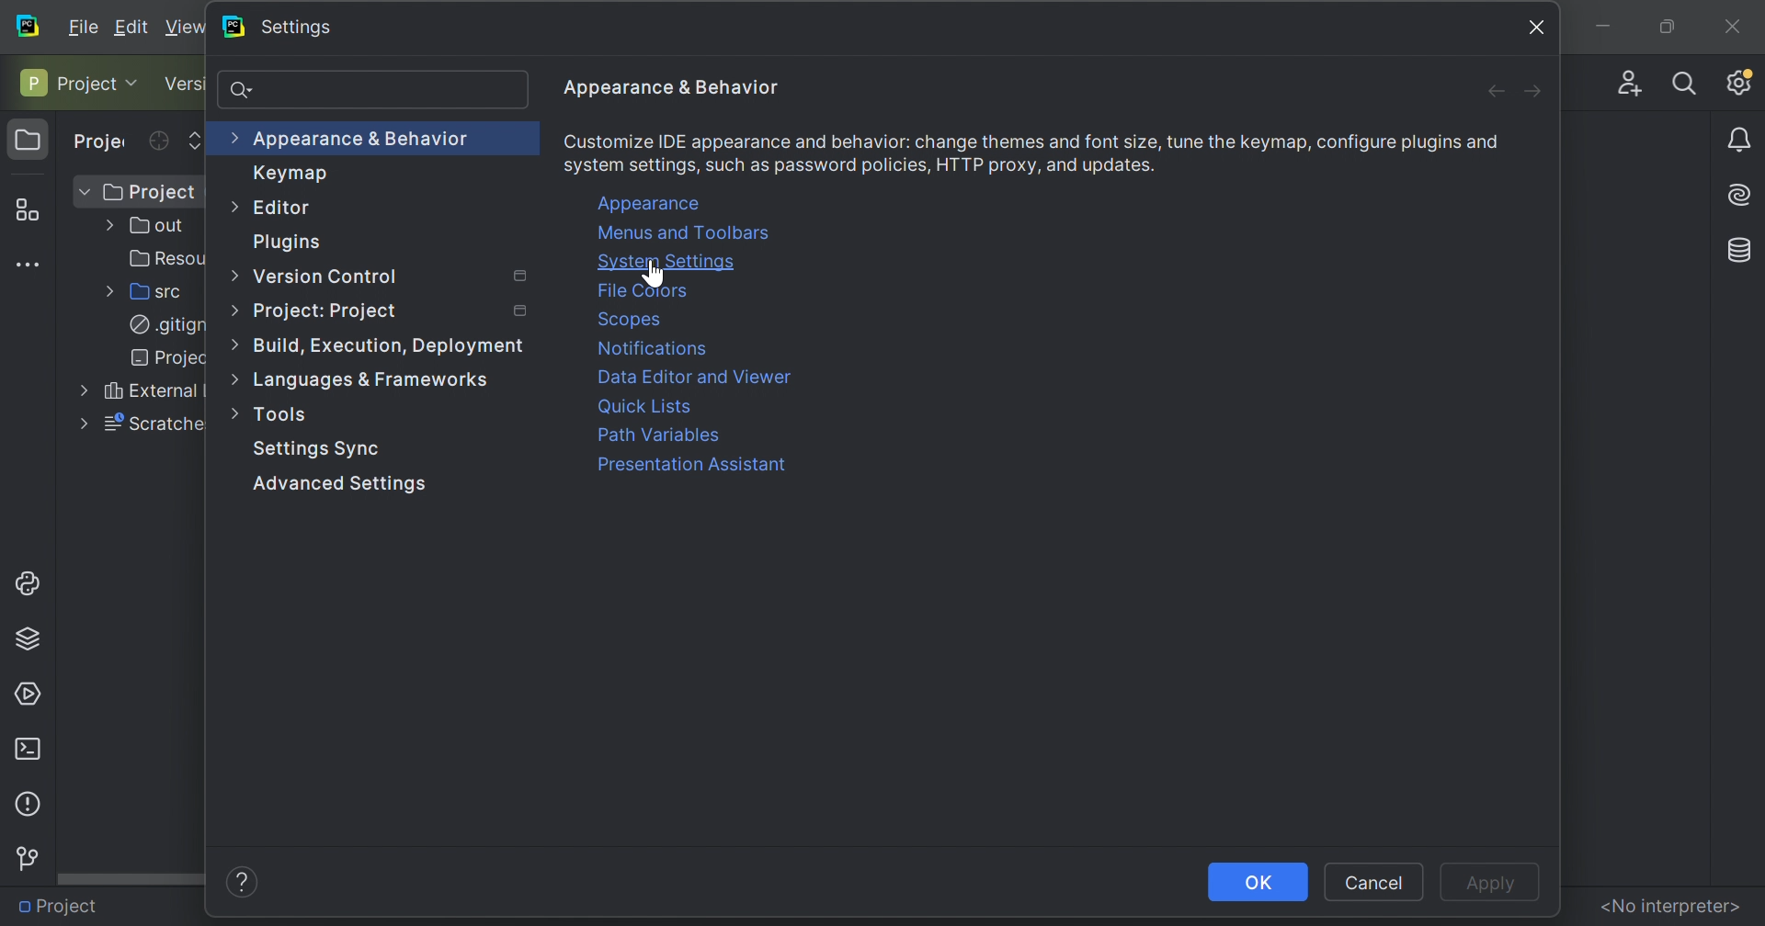 The image size is (1765, 926). What do you see at coordinates (25, 207) in the screenshot?
I see `Structure` at bounding box center [25, 207].